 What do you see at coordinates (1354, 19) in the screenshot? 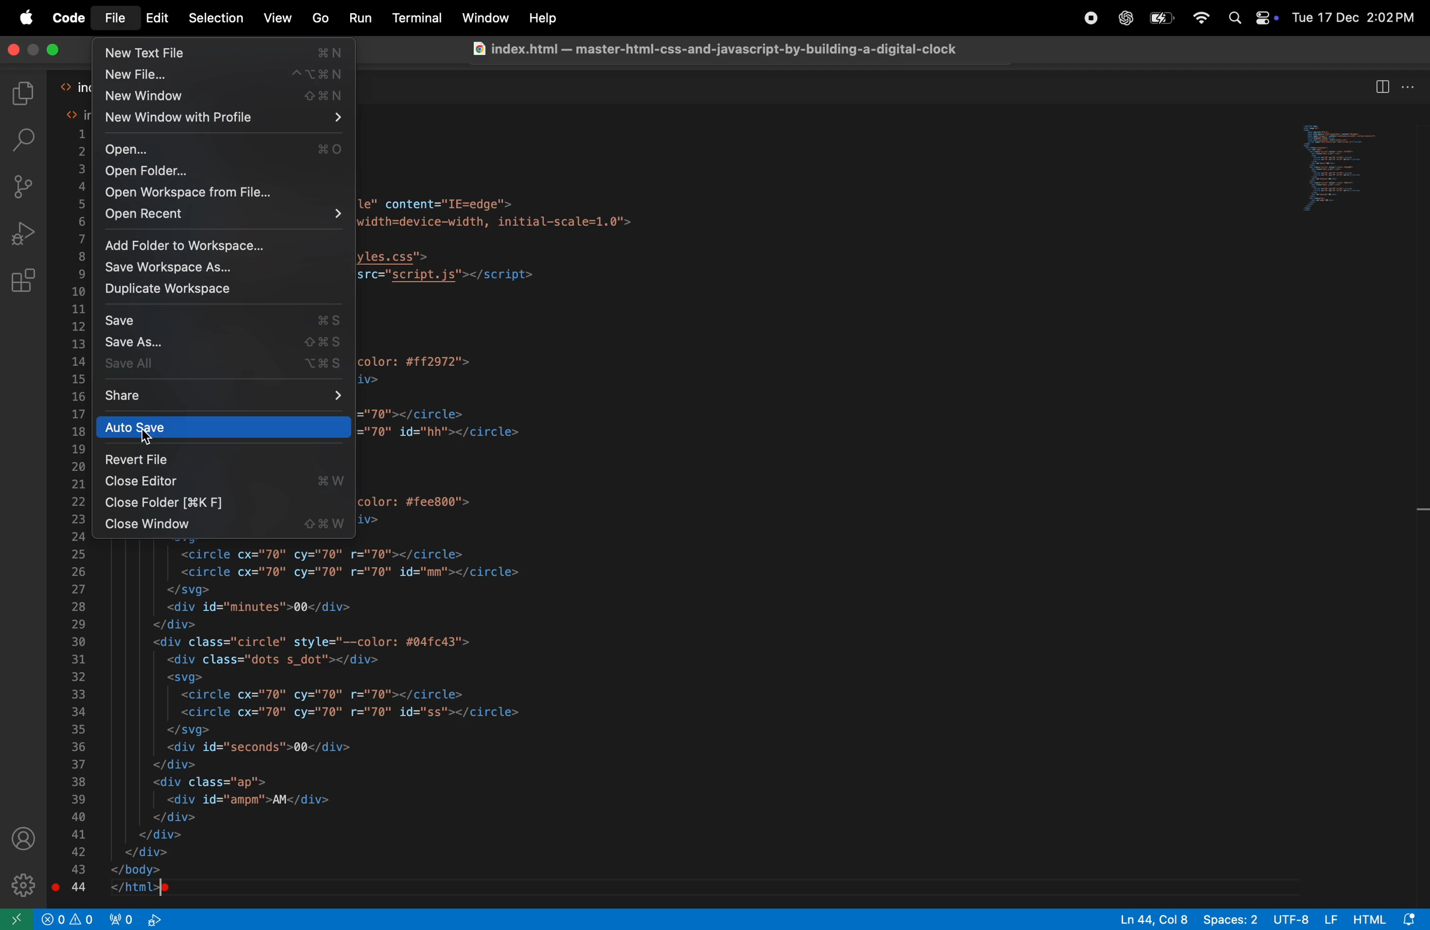
I see `Tue 17 Dec 2:02PM` at bounding box center [1354, 19].